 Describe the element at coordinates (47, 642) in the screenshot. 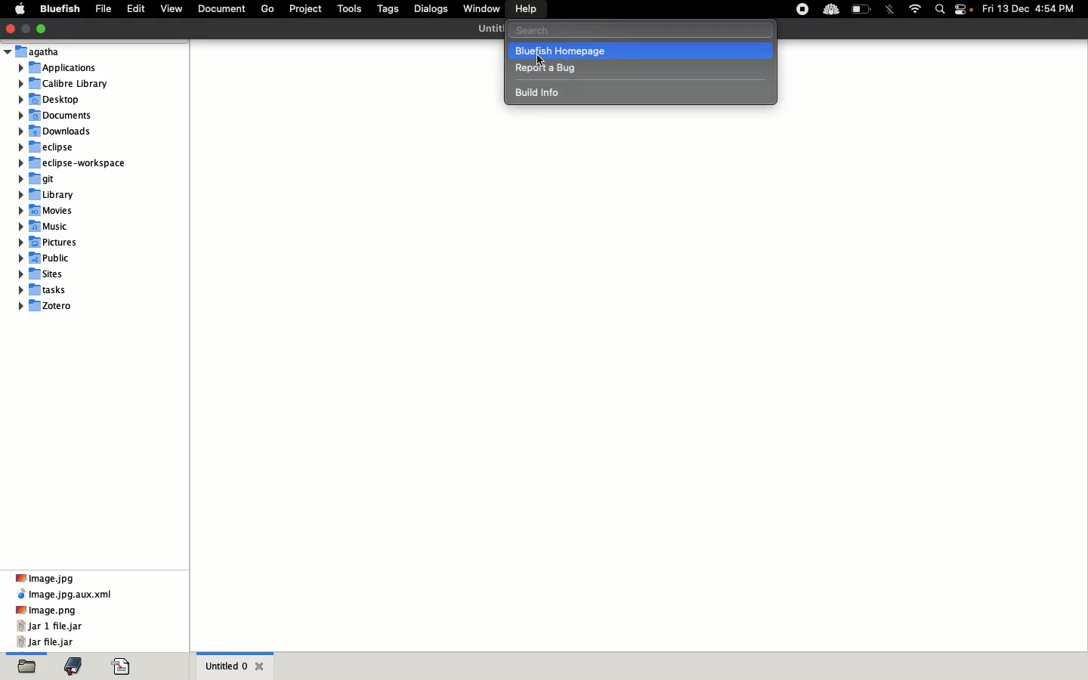

I see `jar file` at that location.